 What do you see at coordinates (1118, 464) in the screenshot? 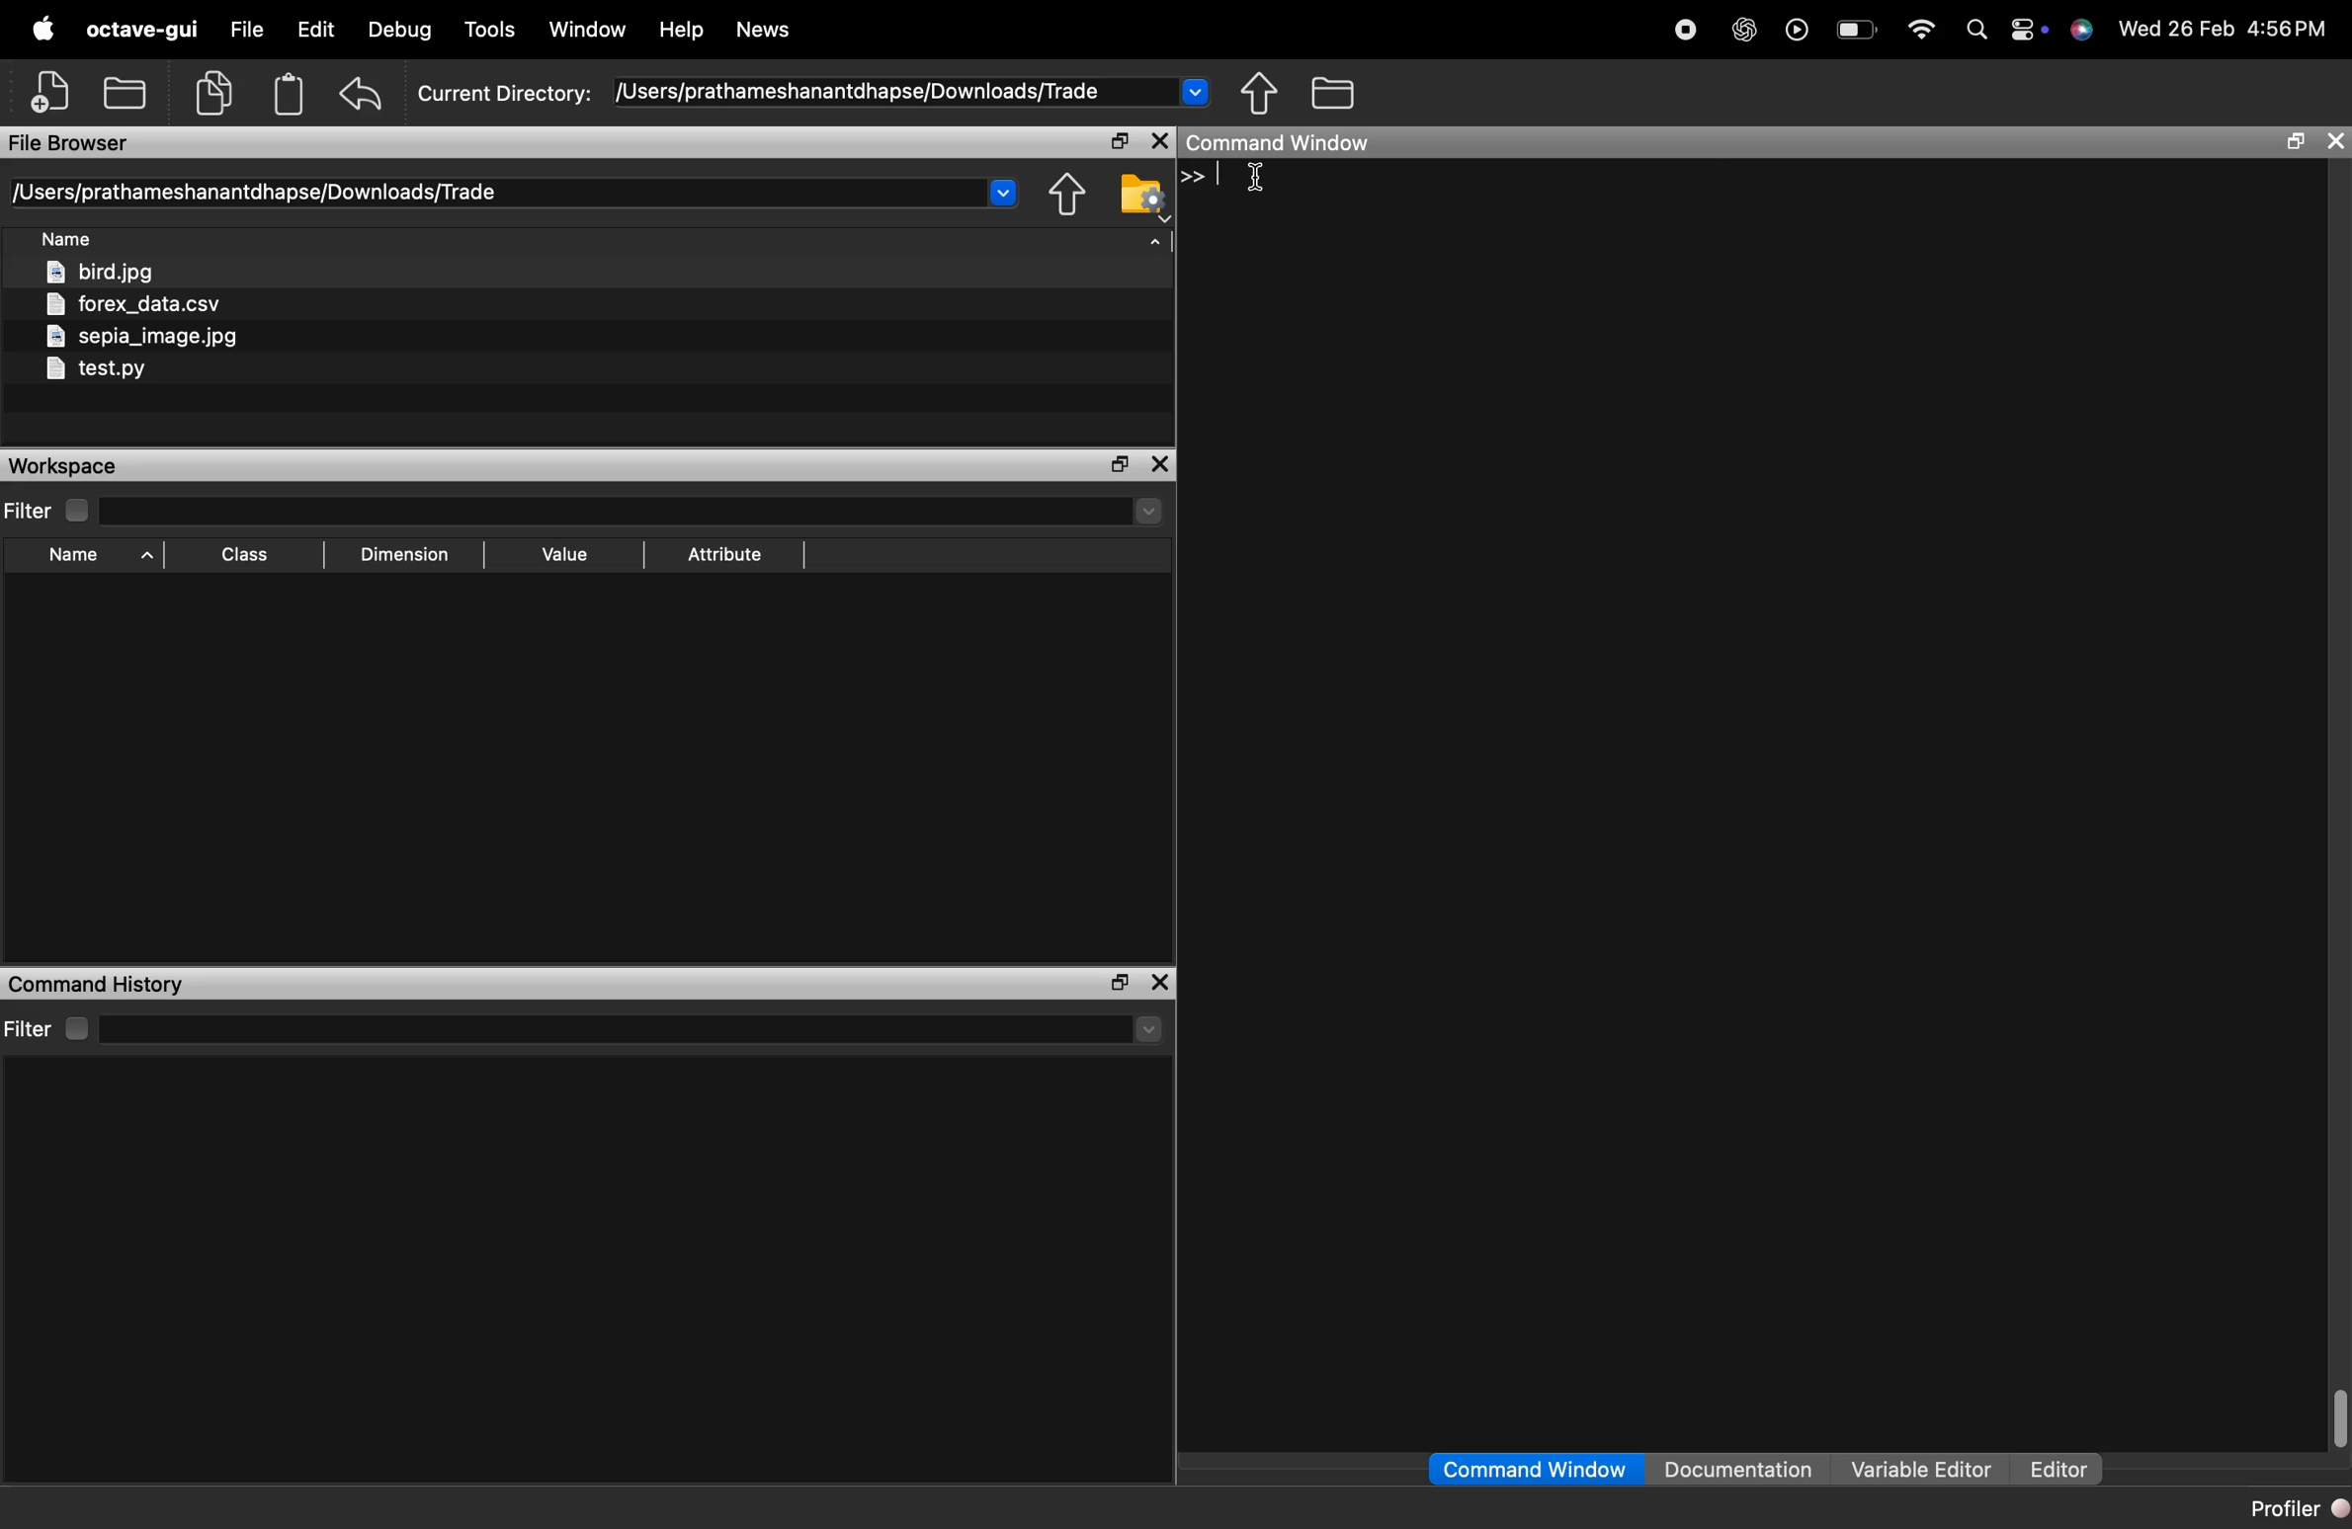
I see `separate the window` at bounding box center [1118, 464].